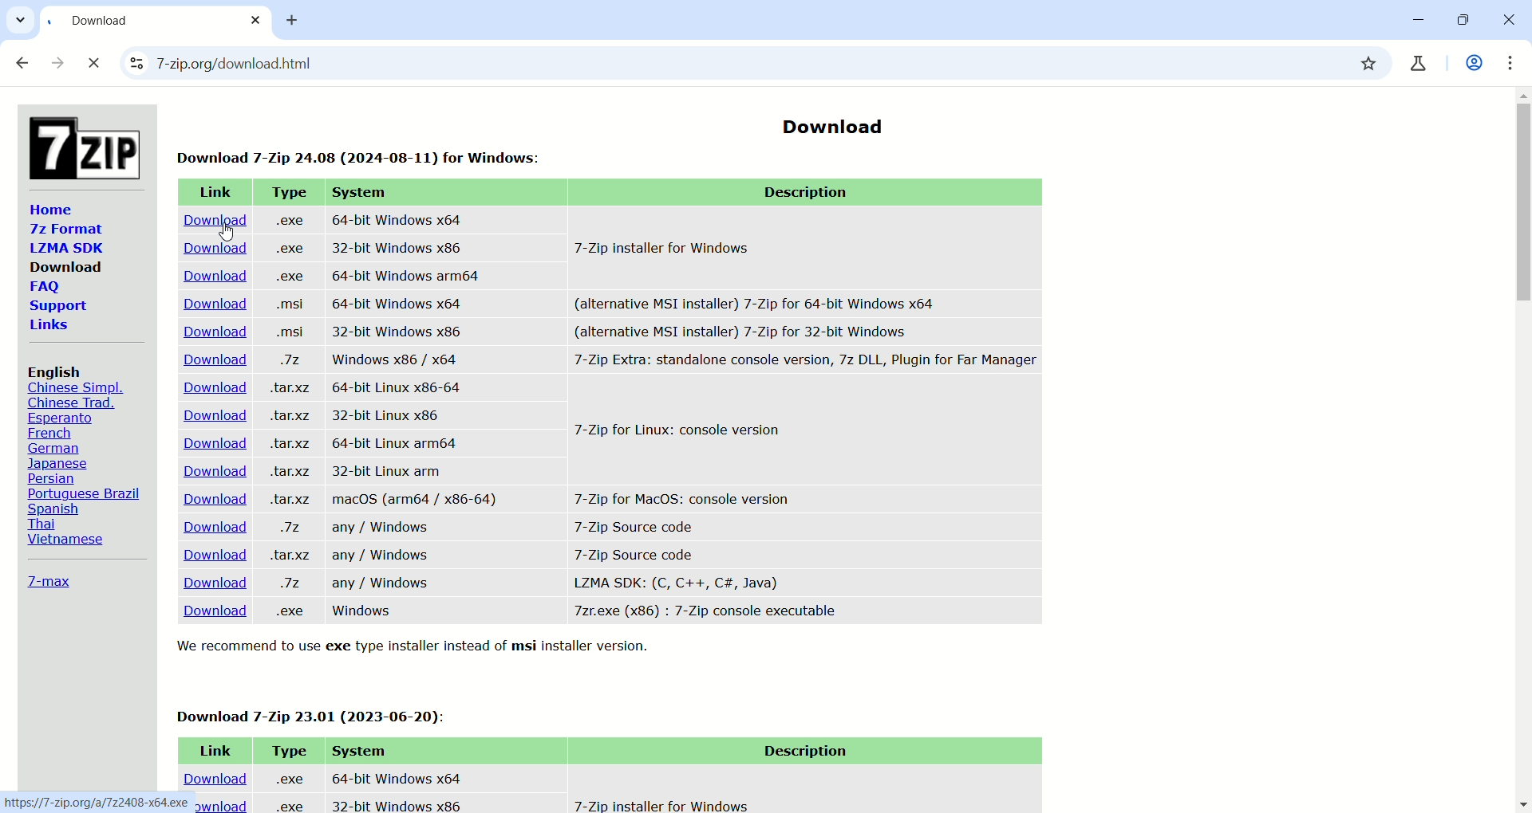 Image resolution: width=1532 pixels, height=813 pixels. What do you see at coordinates (296, 583) in the screenshot?
I see `Tz` at bounding box center [296, 583].